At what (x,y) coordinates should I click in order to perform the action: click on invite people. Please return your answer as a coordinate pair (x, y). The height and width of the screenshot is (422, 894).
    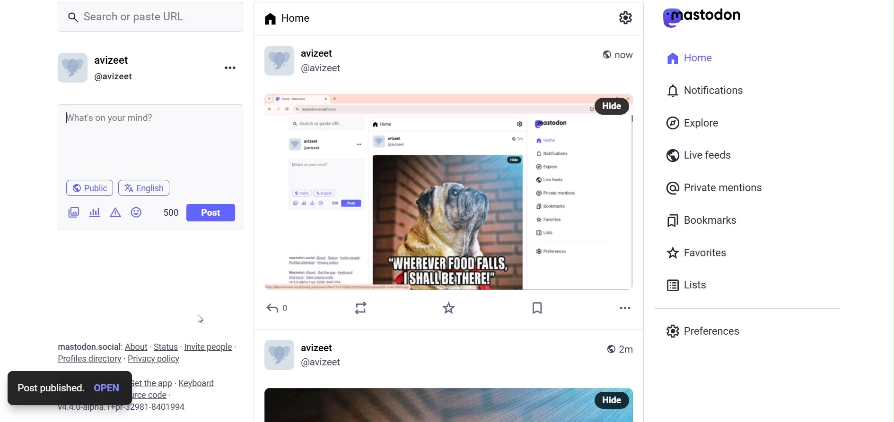
    Looking at the image, I should click on (210, 346).